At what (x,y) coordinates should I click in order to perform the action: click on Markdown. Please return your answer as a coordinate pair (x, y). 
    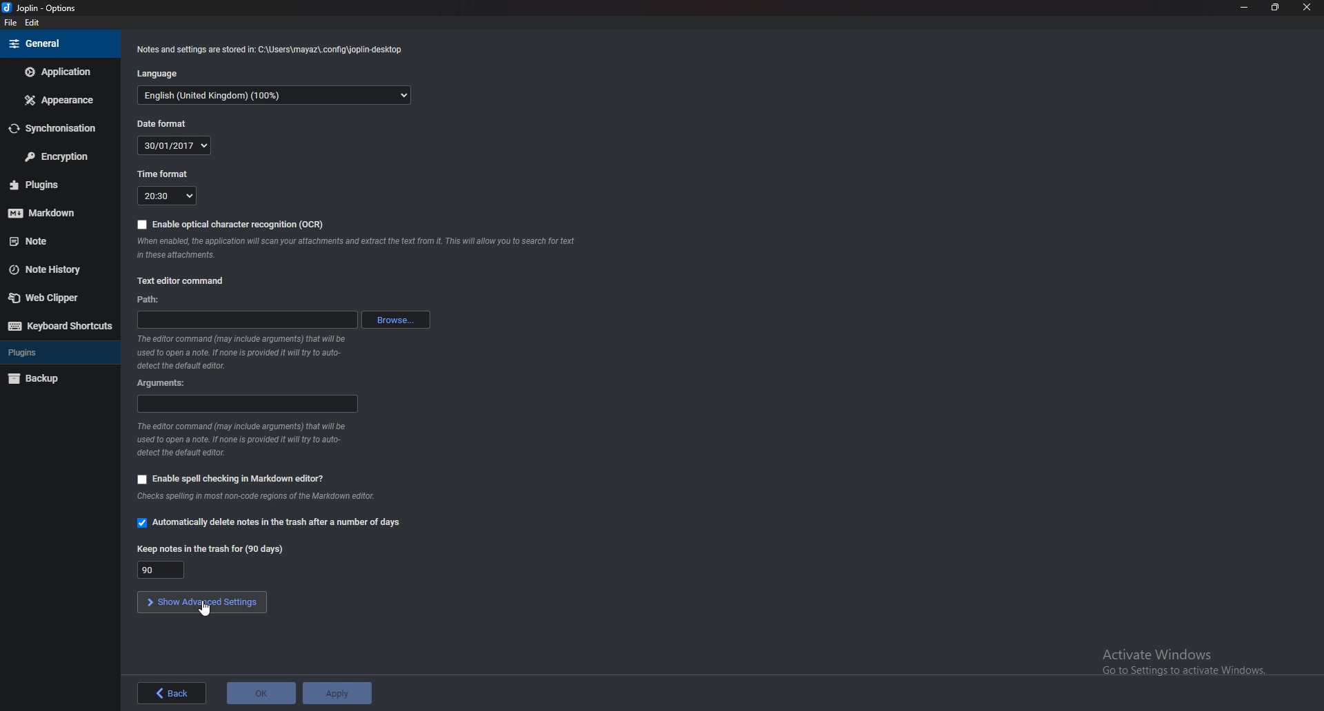
    Looking at the image, I should click on (52, 212).